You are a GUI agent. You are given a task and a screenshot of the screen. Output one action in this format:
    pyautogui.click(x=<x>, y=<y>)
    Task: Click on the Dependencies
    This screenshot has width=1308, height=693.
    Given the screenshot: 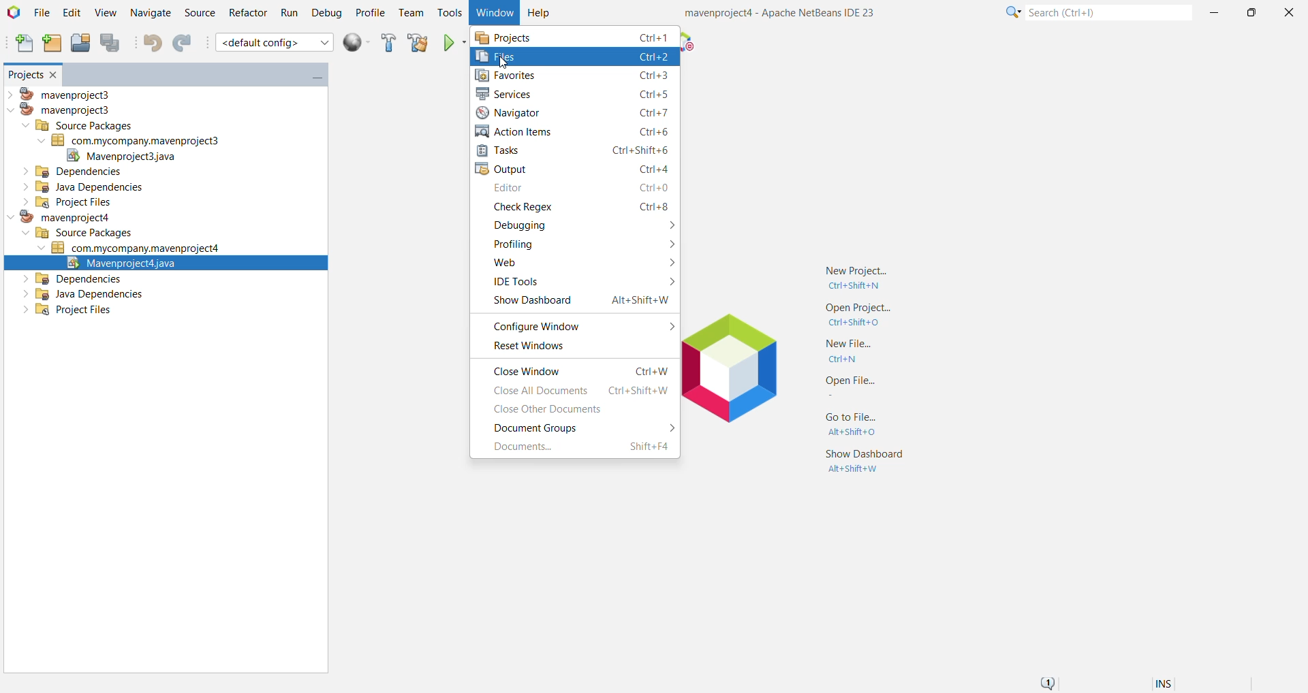 What is the action you would take?
    pyautogui.click(x=73, y=172)
    